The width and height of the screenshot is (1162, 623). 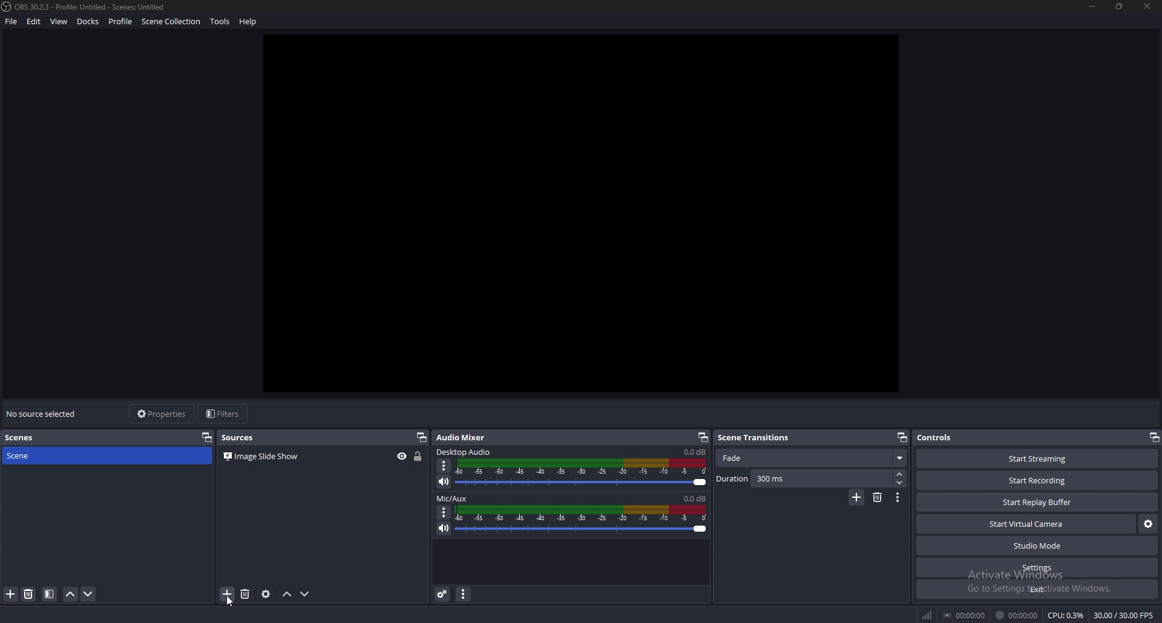 I want to click on exit, so click(x=1036, y=589).